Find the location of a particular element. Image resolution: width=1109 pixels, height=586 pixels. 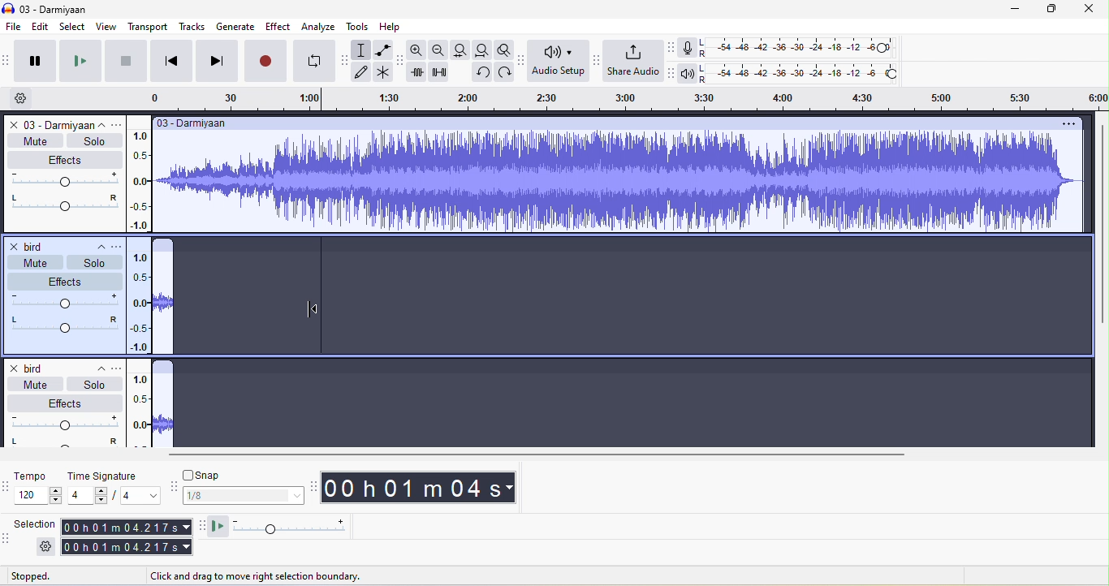

skip to start is located at coordinates (170, 60).